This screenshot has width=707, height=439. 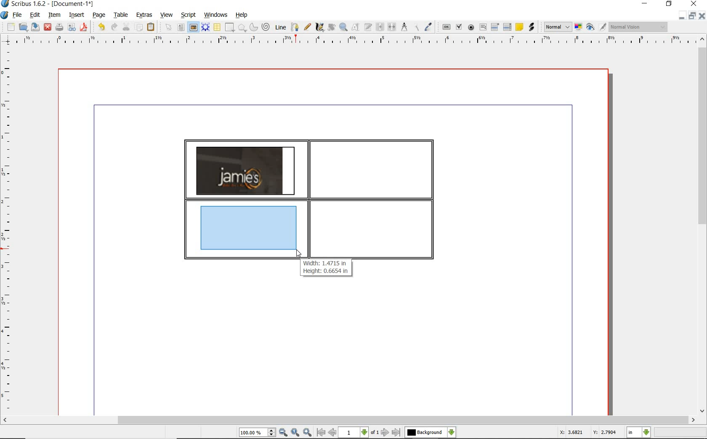 What do you see at coordinates (151, 27) in the screenshot?
I see `paste` at bounding box center [151, 27].